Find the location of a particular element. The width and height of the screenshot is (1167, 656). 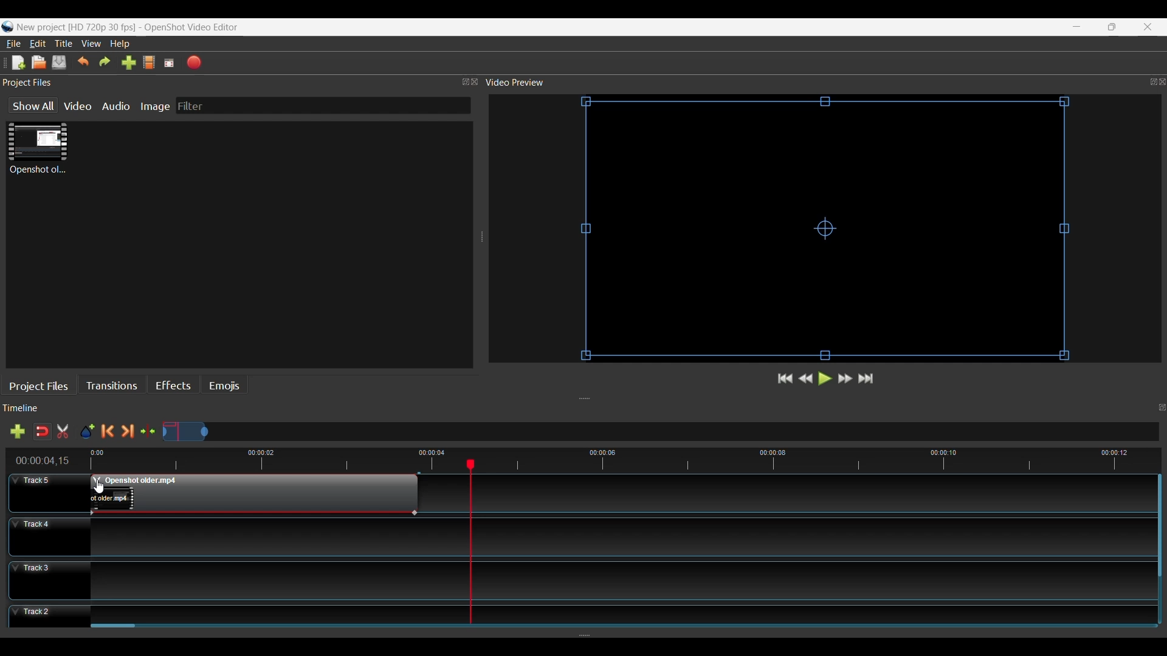

Play is located at coordinates (824, 380).